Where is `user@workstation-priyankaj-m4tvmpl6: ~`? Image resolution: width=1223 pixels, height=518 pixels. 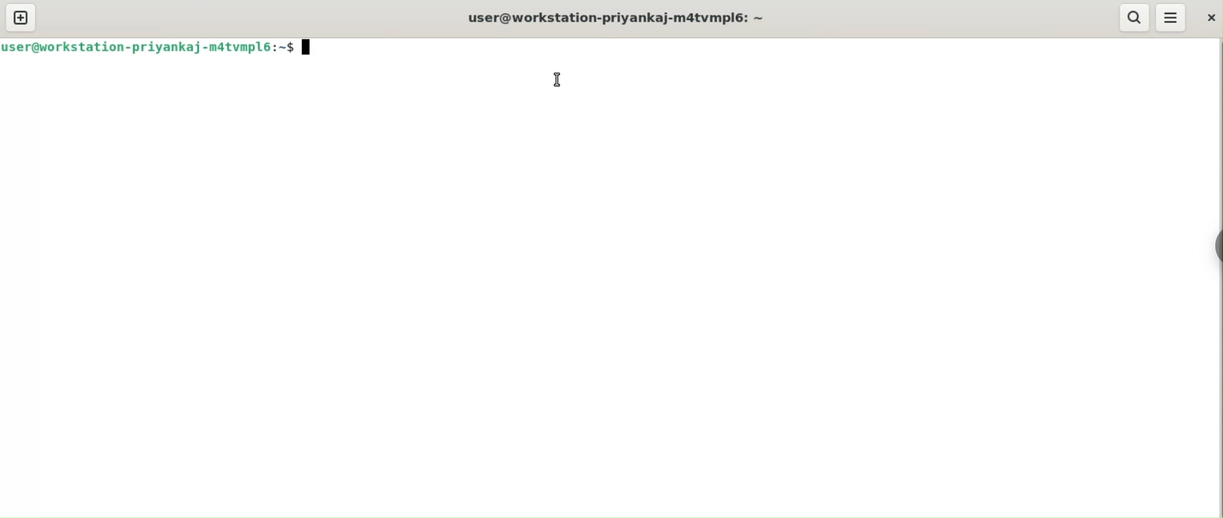
user@workstation-priyankaj-m4tvmpl6: ~ is located at coordinates (628, 20).